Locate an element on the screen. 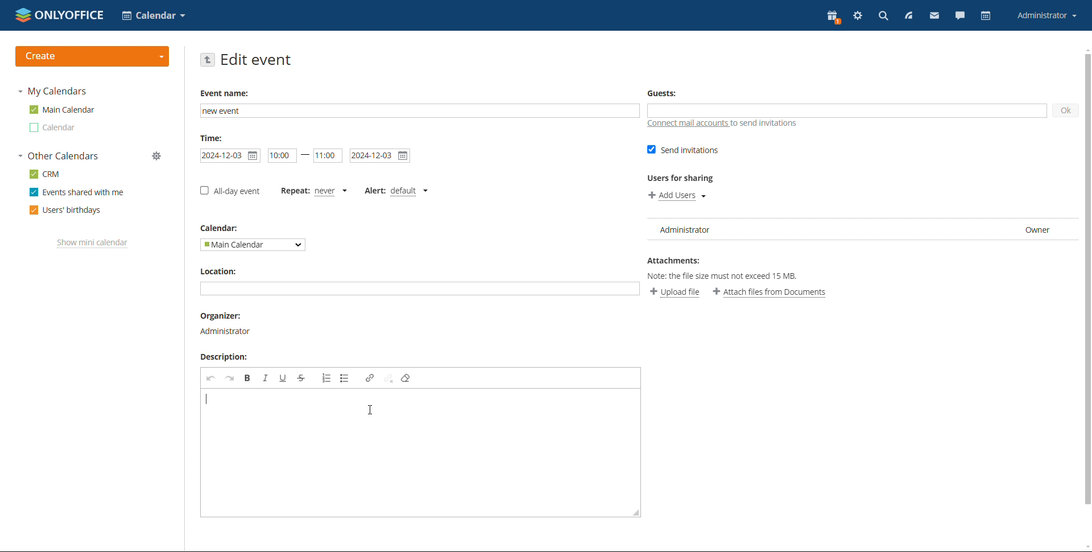  resize is located at coordinates (635, 512).